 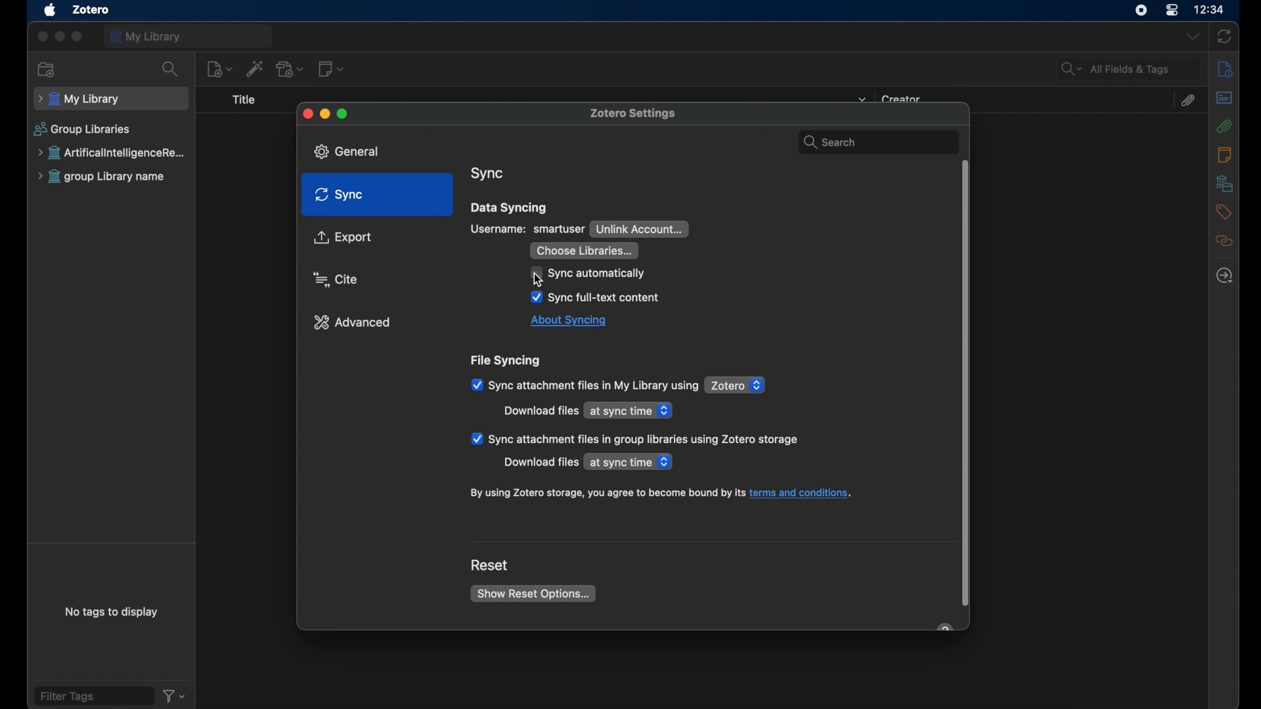 What do you see at coordinates (82, 129) in the screenshot?
I see `group libraries` at bounding box center [82, 129].